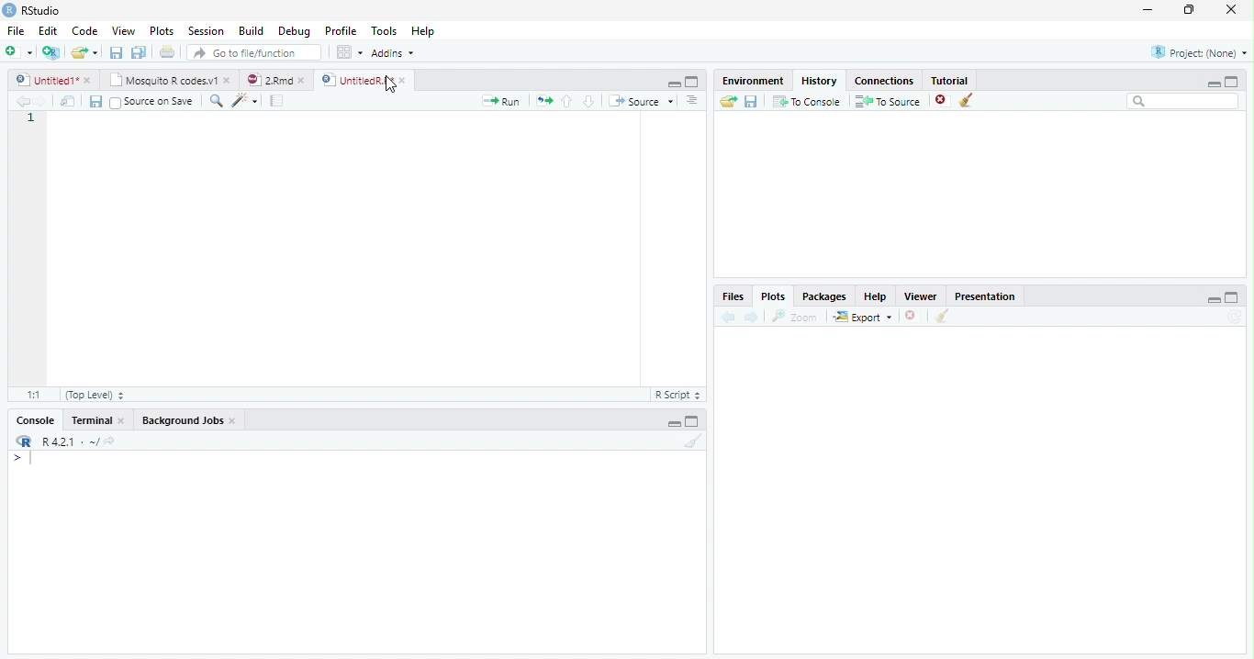 The width and height of the screenshot is (1254, 659). Describe the element at coordinates (31, 120) in the screenshot. I see `1` at that location.